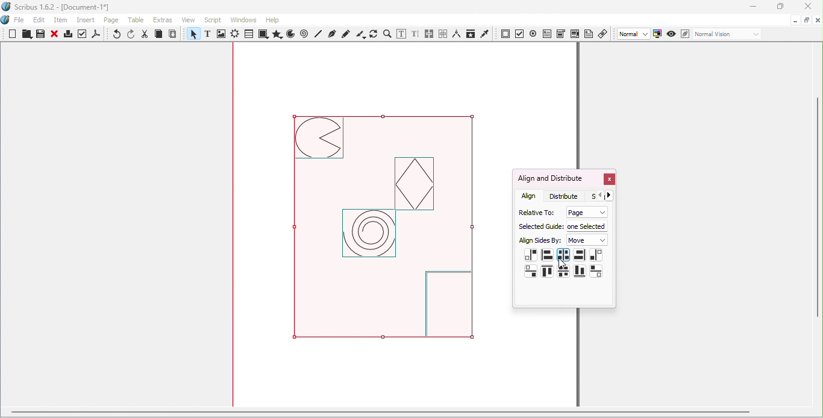  Describe the element at coordinates (550, 178) in the screenshot. I see `Align and Distribute` at that location.